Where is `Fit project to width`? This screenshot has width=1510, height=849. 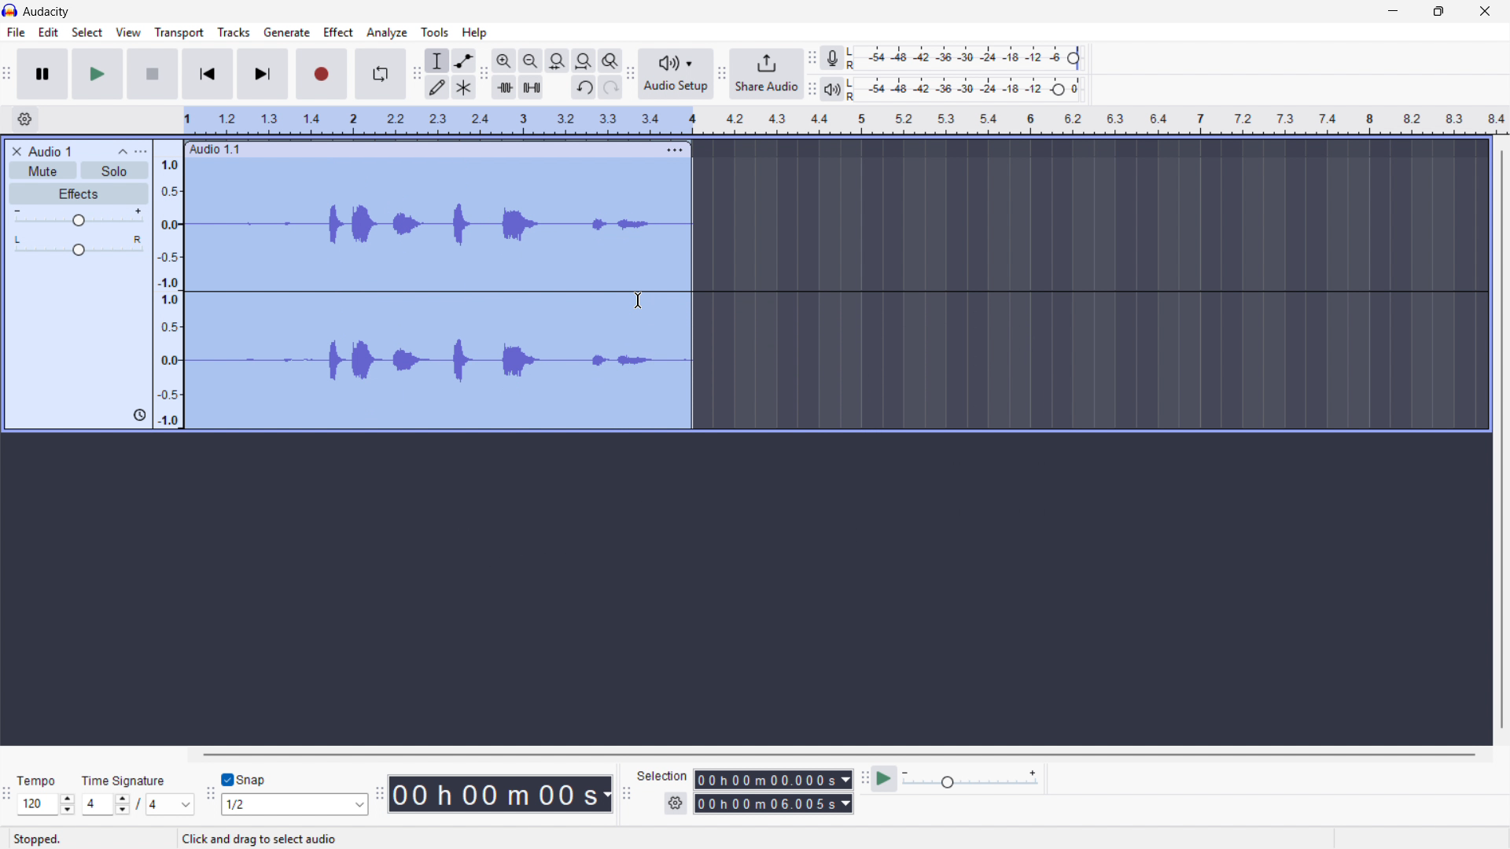 Fit project to width is located at coordinates (584, 60).